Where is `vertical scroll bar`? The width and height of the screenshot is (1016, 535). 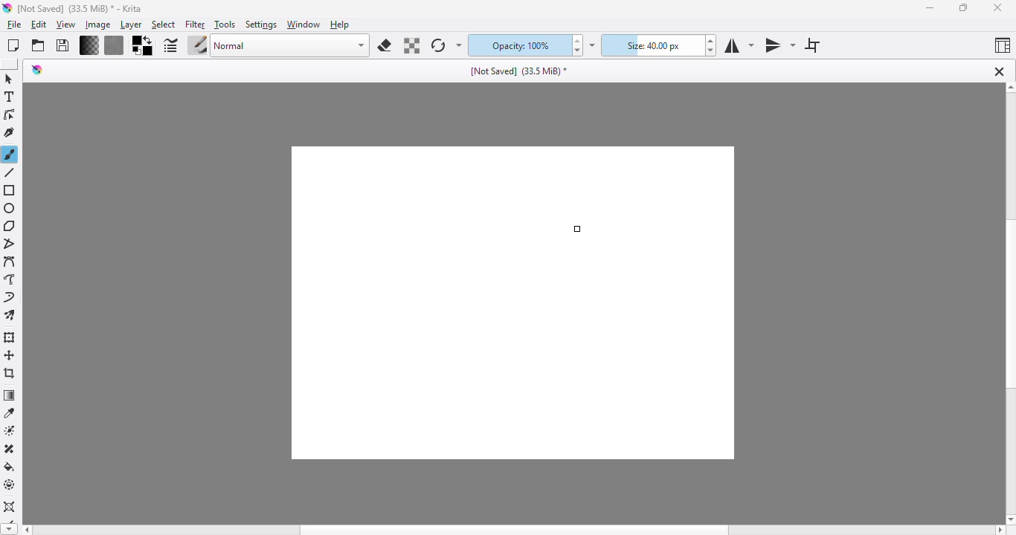
vertical scroll bar is located at coordinates (1009, 305).